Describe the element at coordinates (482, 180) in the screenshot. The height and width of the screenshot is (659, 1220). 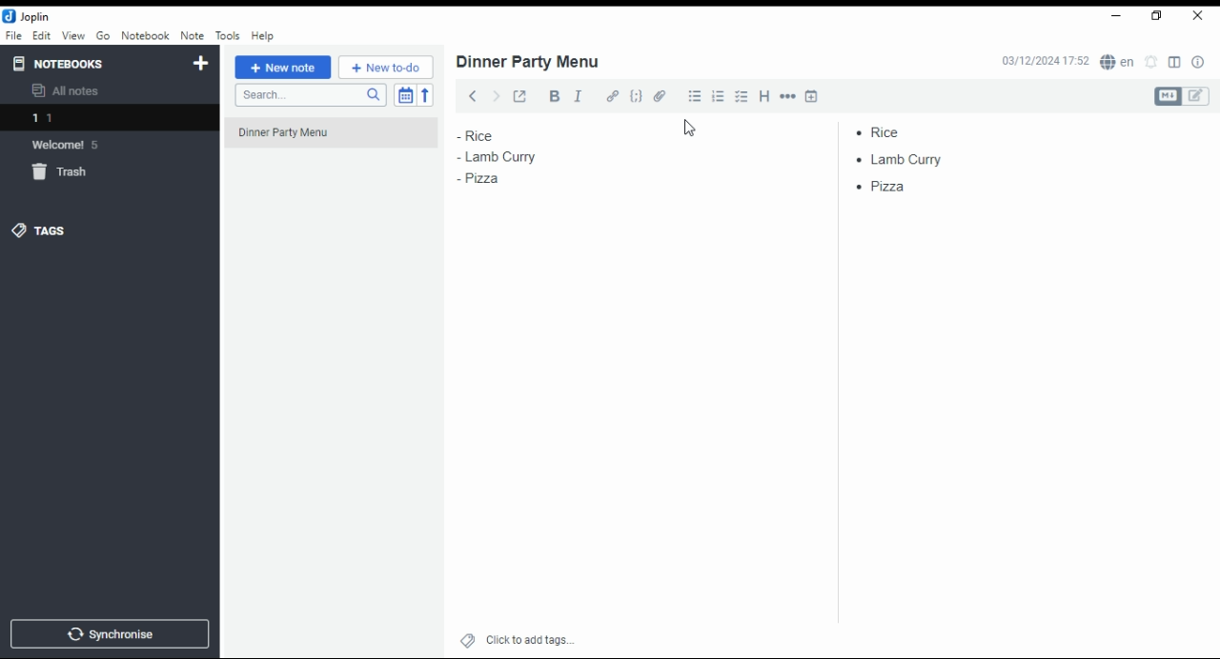
I see `pizza` at that location.